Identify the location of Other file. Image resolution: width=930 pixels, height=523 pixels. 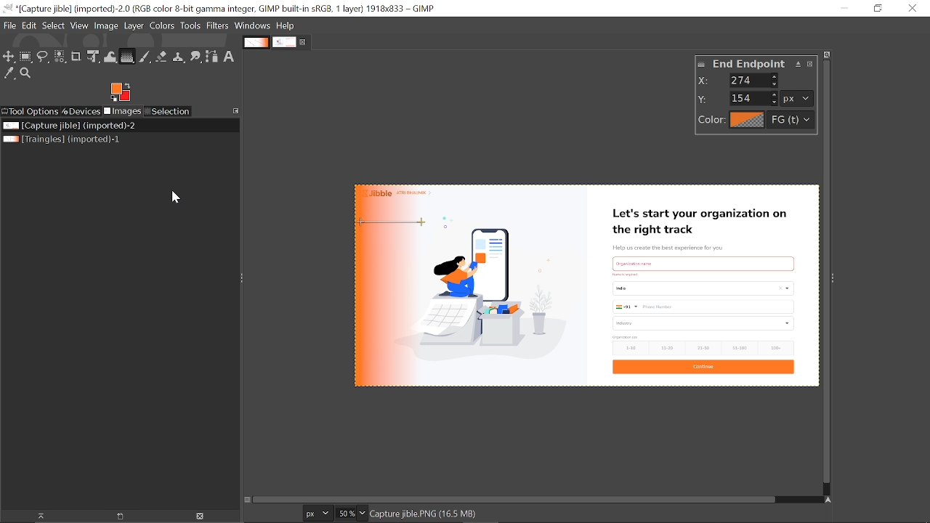
(64, 139).